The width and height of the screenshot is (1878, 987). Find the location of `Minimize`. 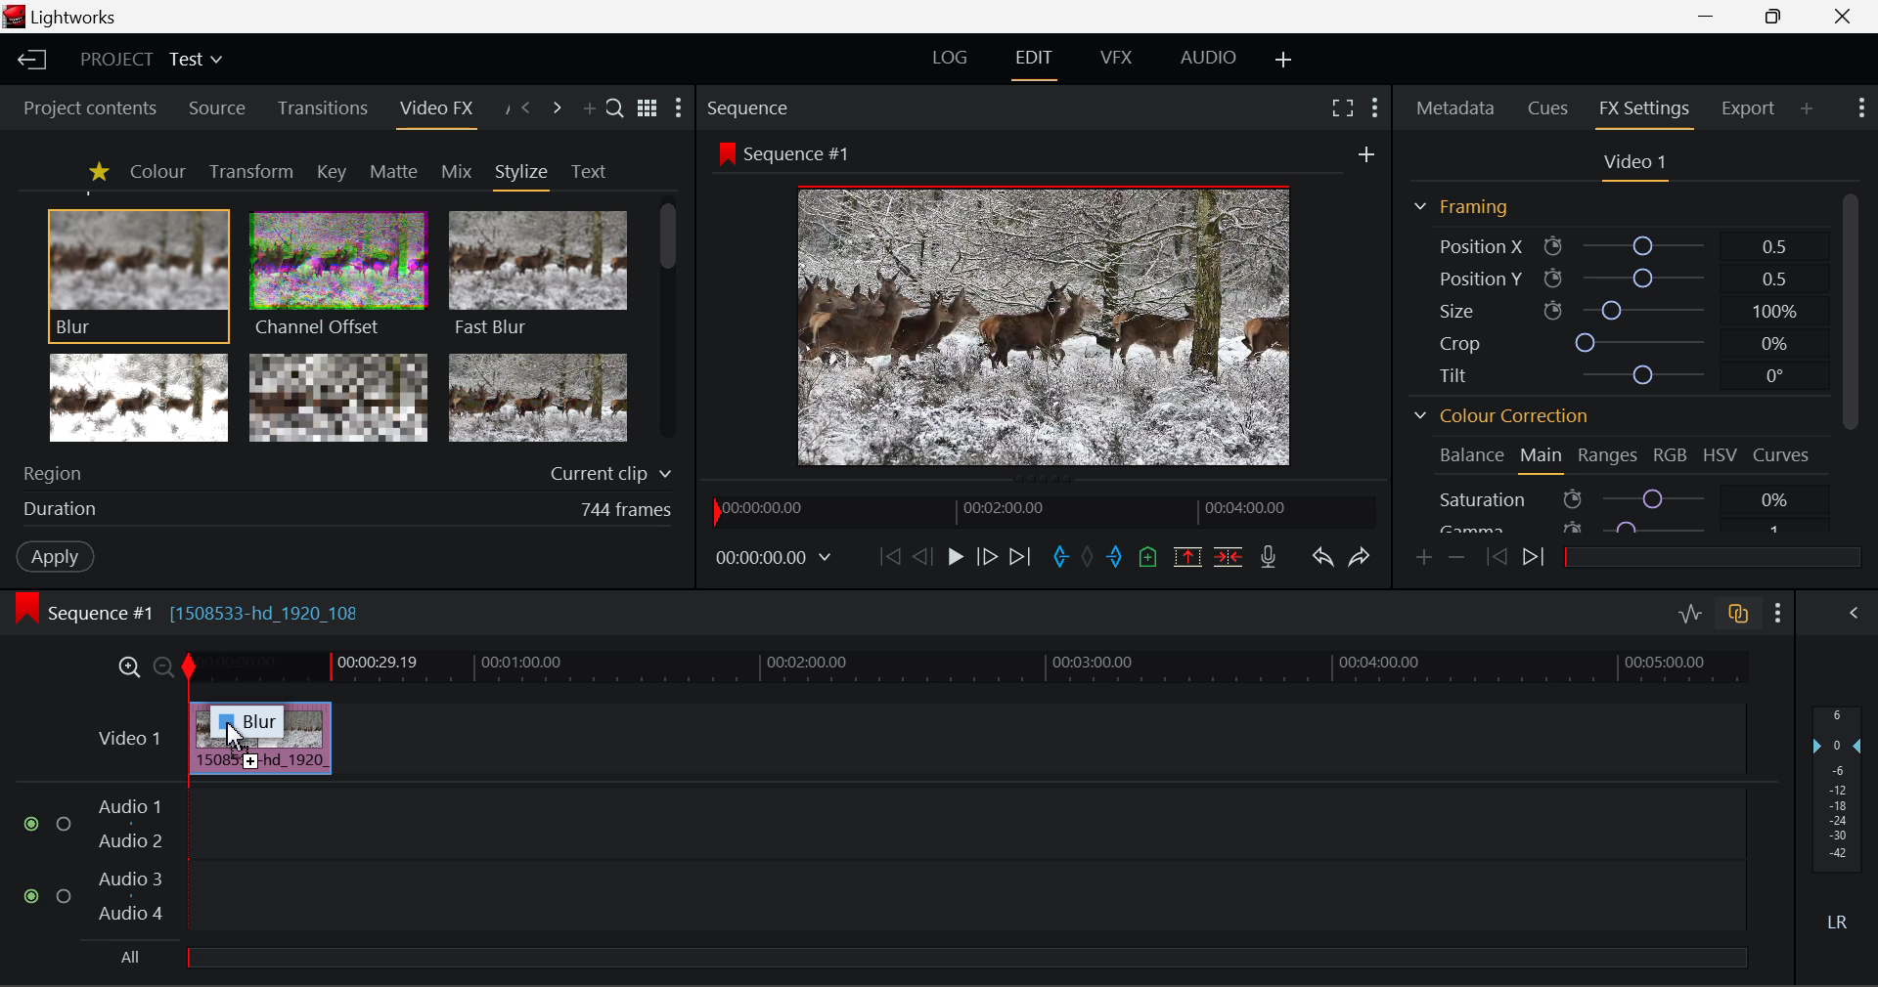

Minimize is located at coordinates (1774, 18).